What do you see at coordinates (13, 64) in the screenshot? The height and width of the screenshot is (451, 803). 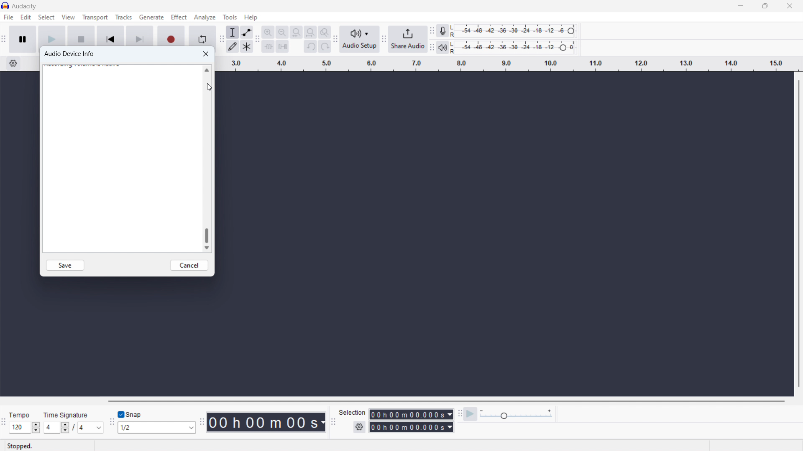 I see `timeline settings` at bounding box center [13, 64].